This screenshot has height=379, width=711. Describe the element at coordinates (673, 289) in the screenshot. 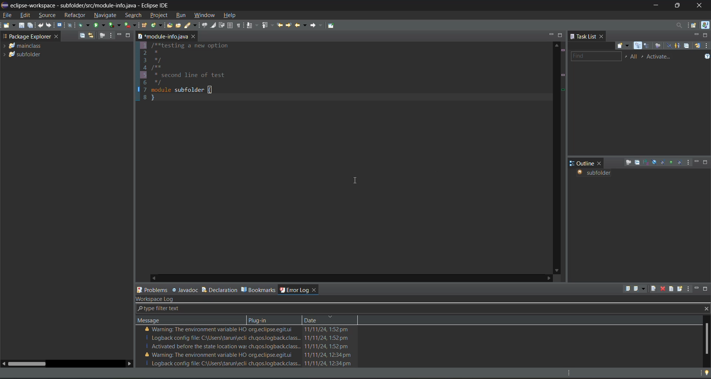

I see `open log` at that location.